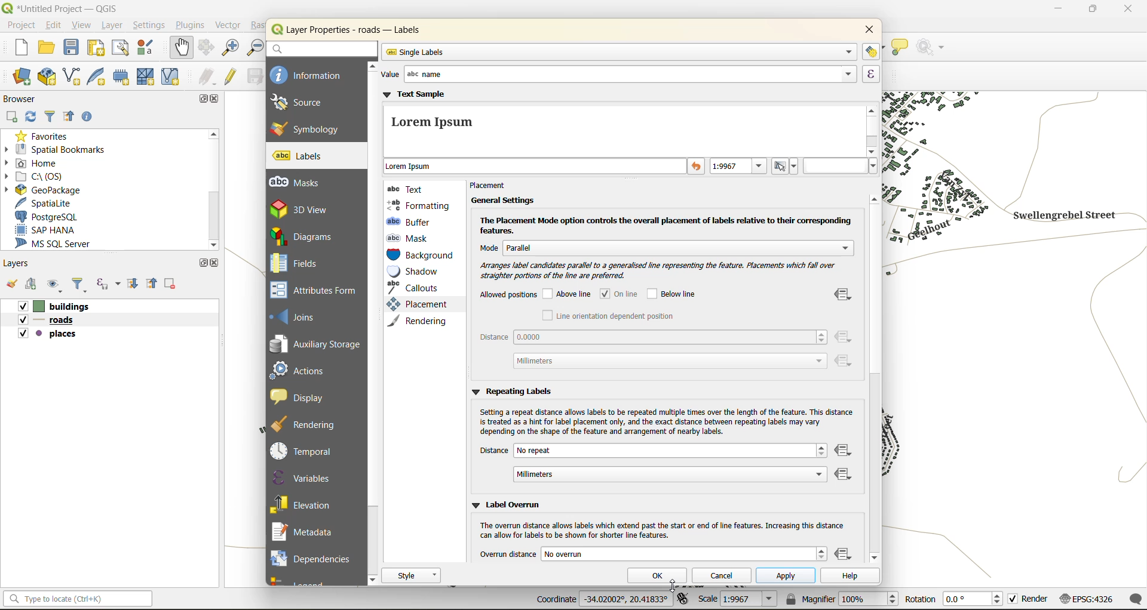 The width and height of the screenshot is (1147, 610). Describe the element at coordinates (79, 600) in the screenshot. I see `status bar` at that location.